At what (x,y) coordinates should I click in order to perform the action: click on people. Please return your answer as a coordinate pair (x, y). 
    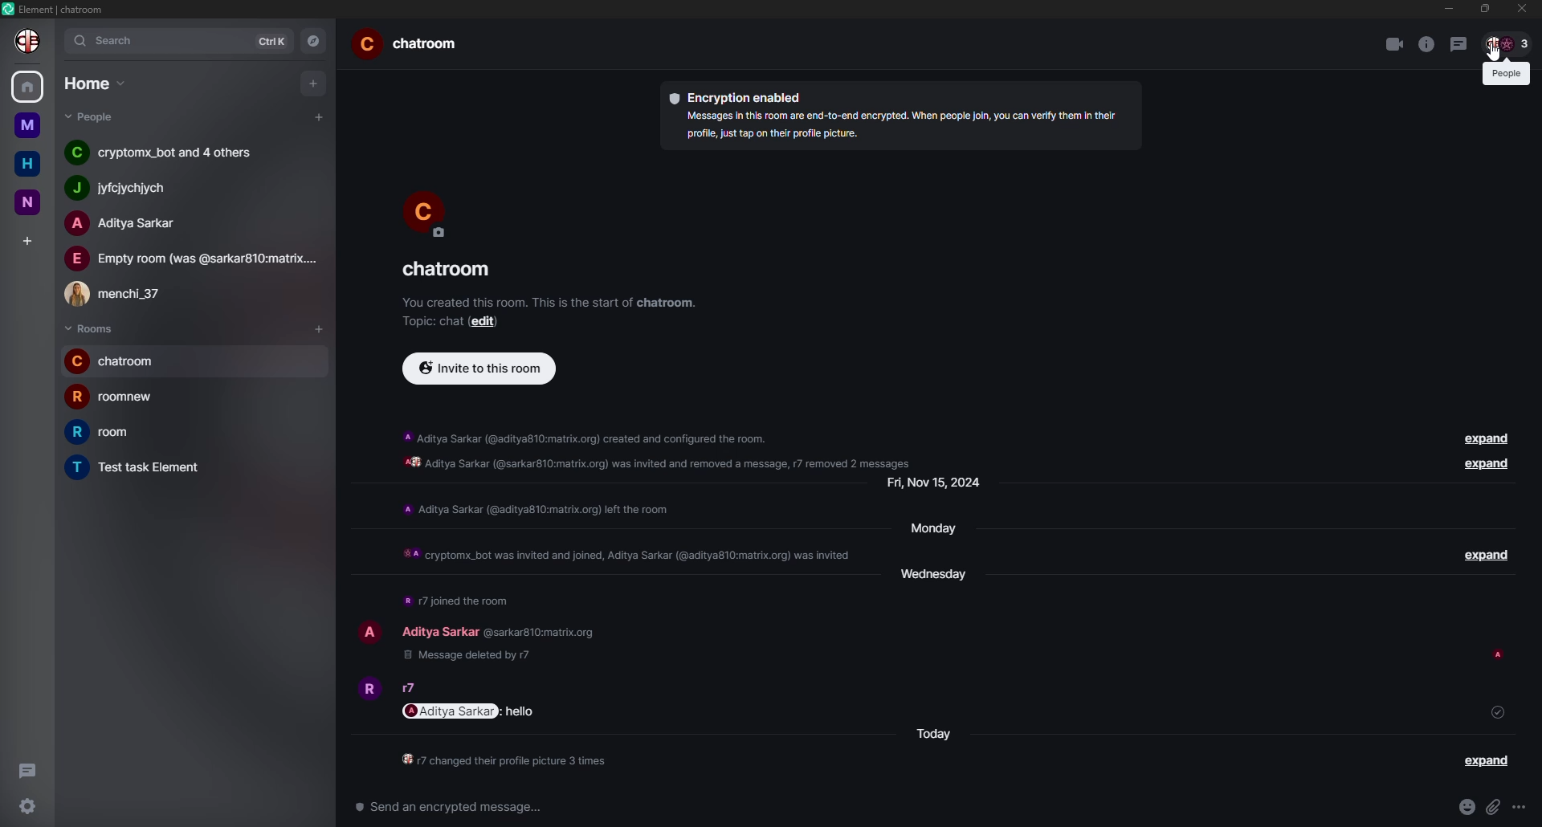
    Looking at the image, I should click on (439, 631).